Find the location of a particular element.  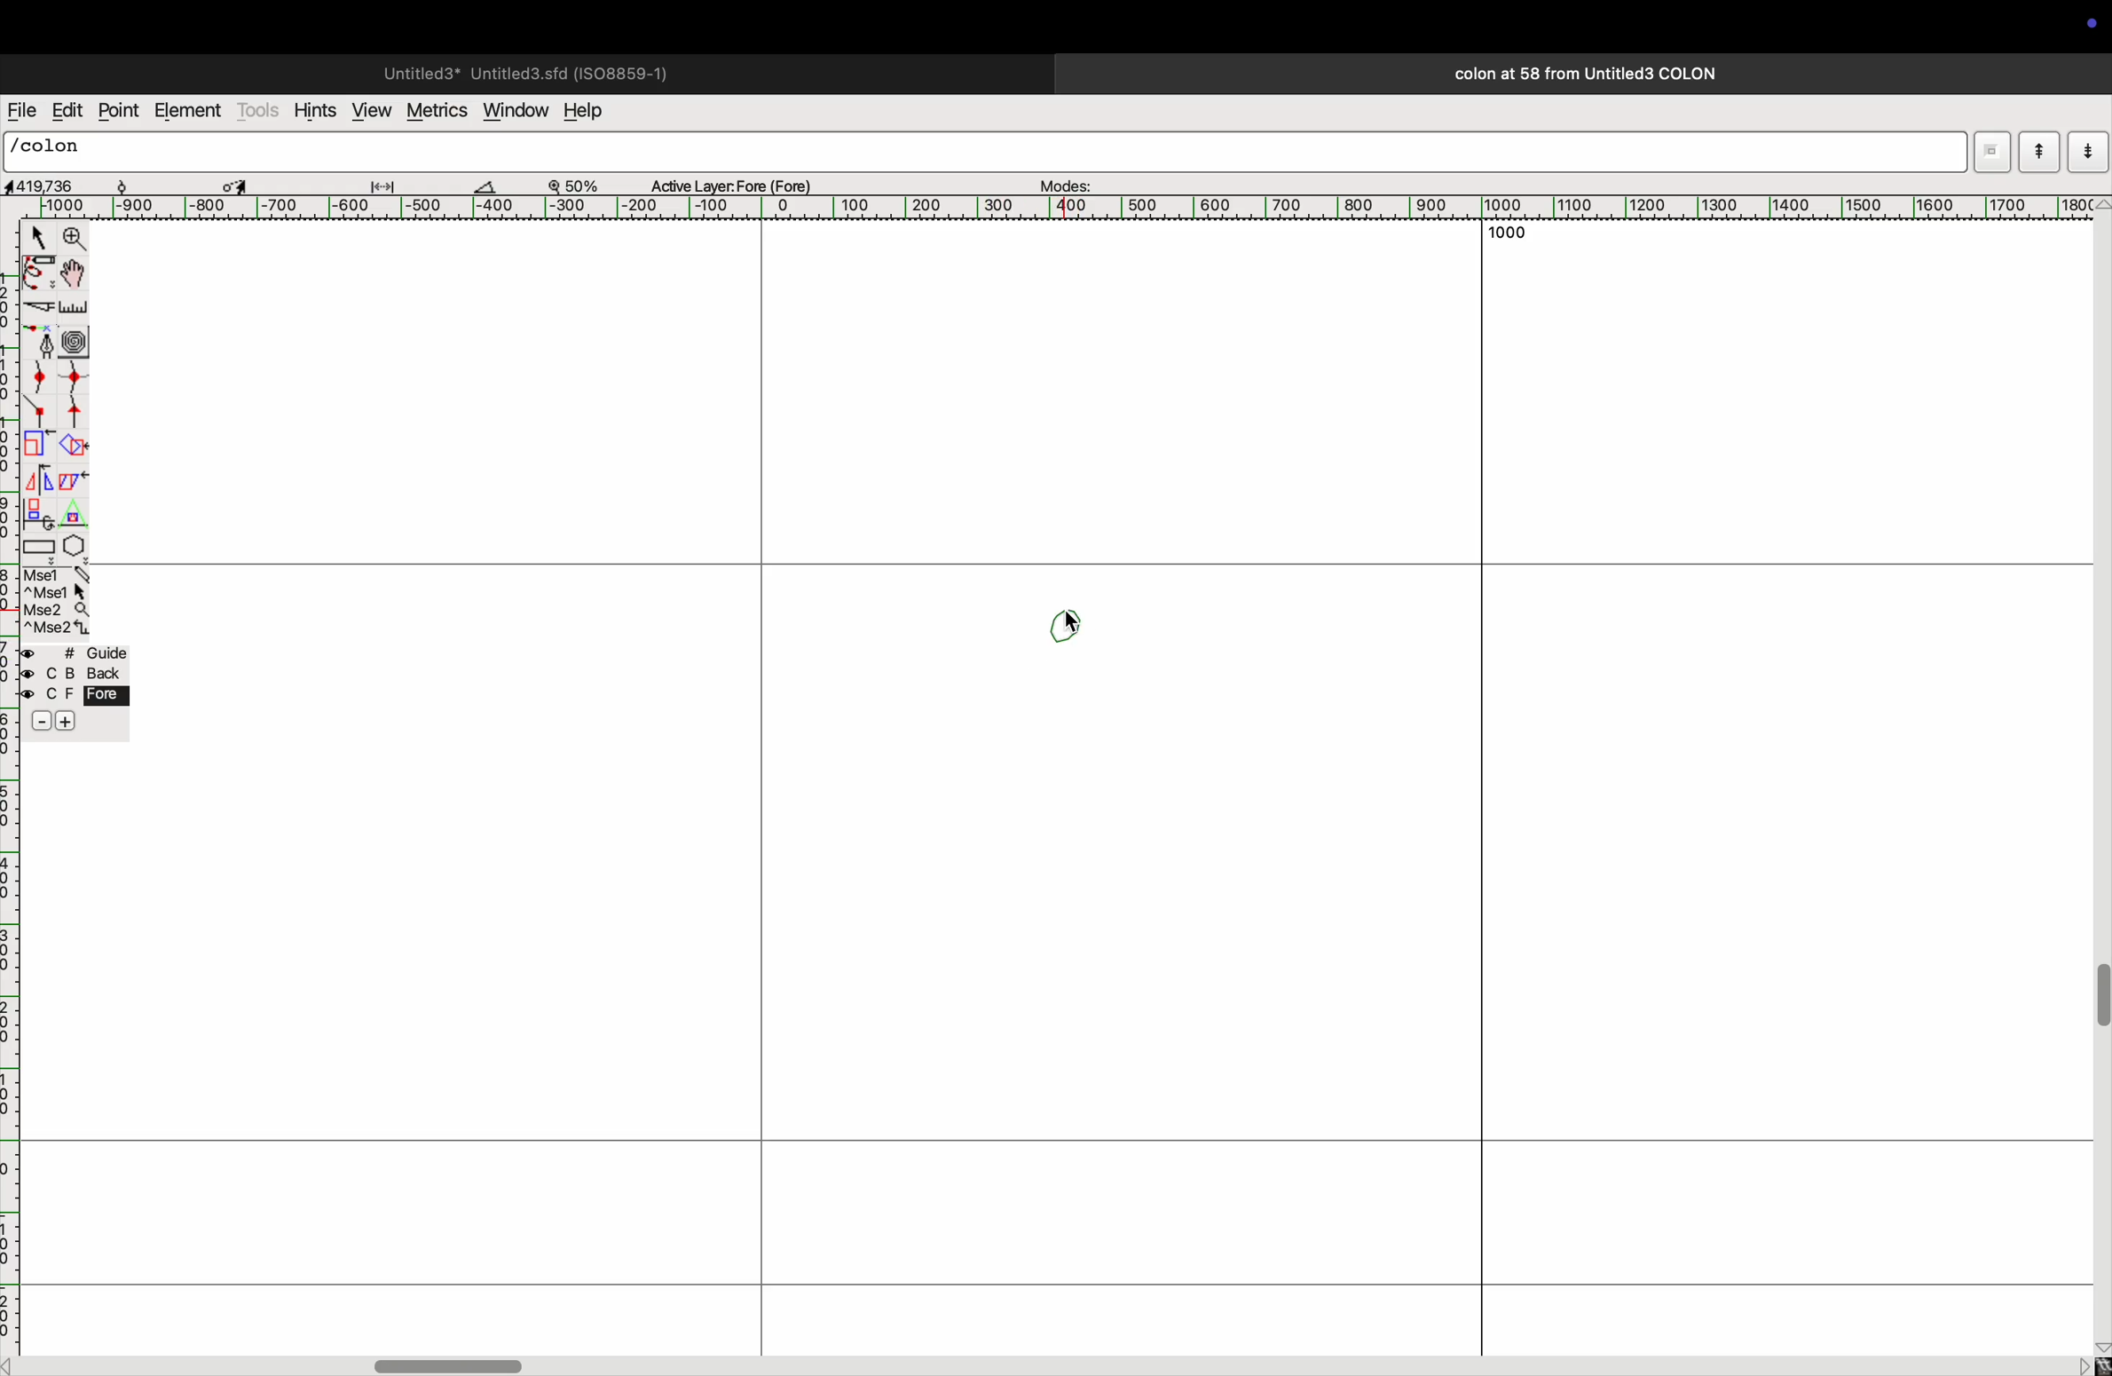

toggler is located at coordinates (448, 1365).